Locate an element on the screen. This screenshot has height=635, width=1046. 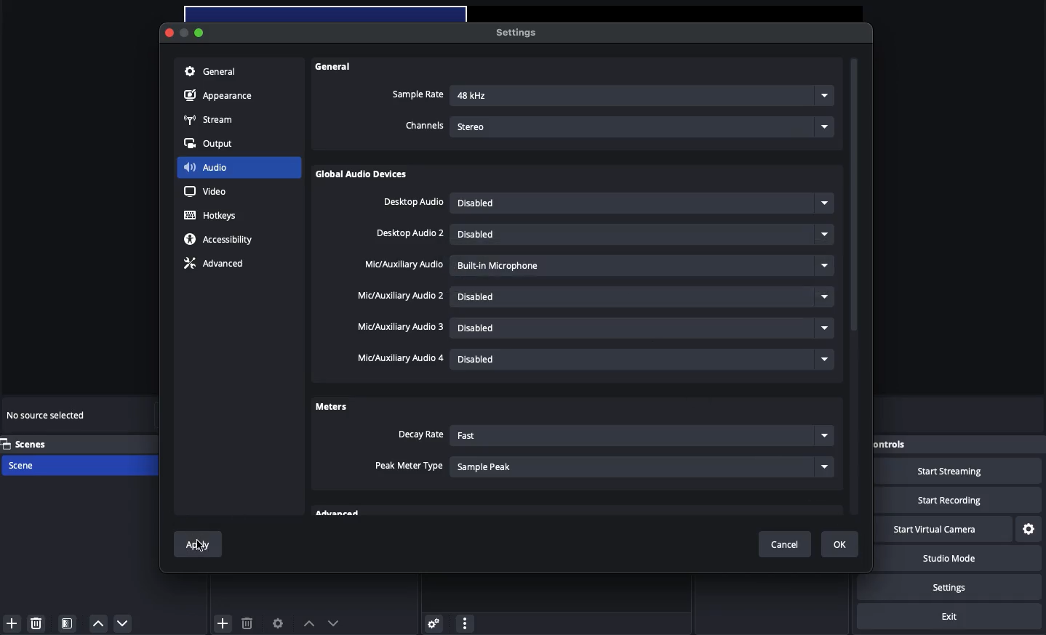
Scroll is located at coordinates (855, 288).